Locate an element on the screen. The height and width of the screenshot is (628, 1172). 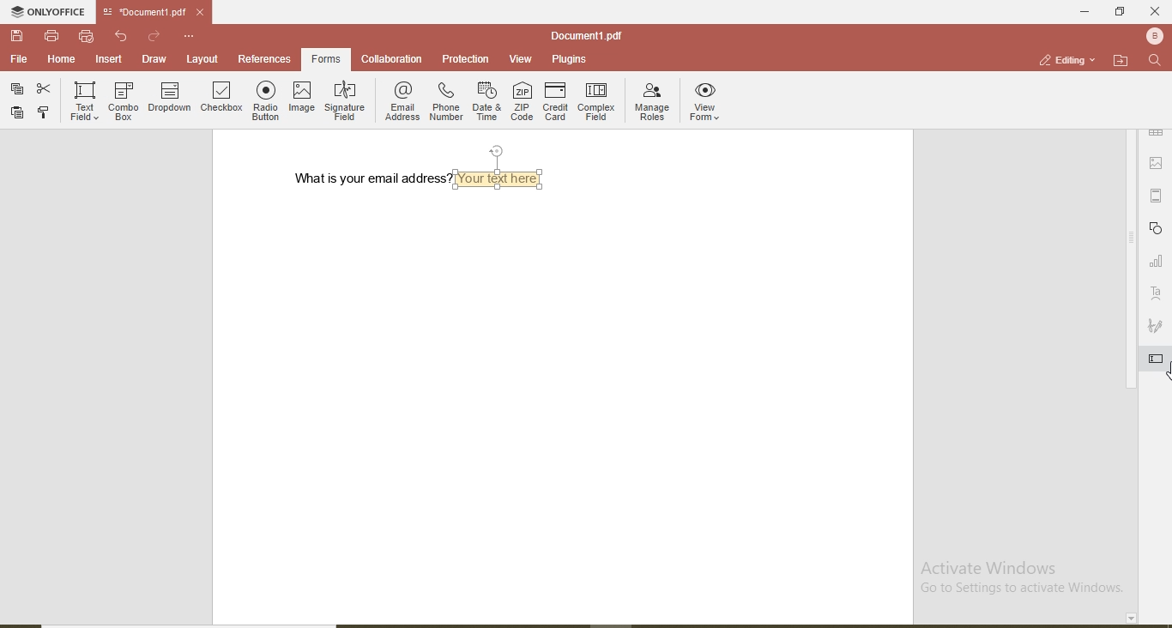
references is located at coordinates (264, 58).